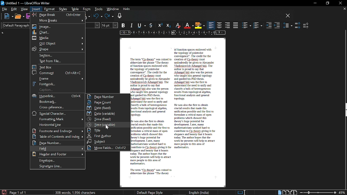  I want to click on Form, so click(87, 9).